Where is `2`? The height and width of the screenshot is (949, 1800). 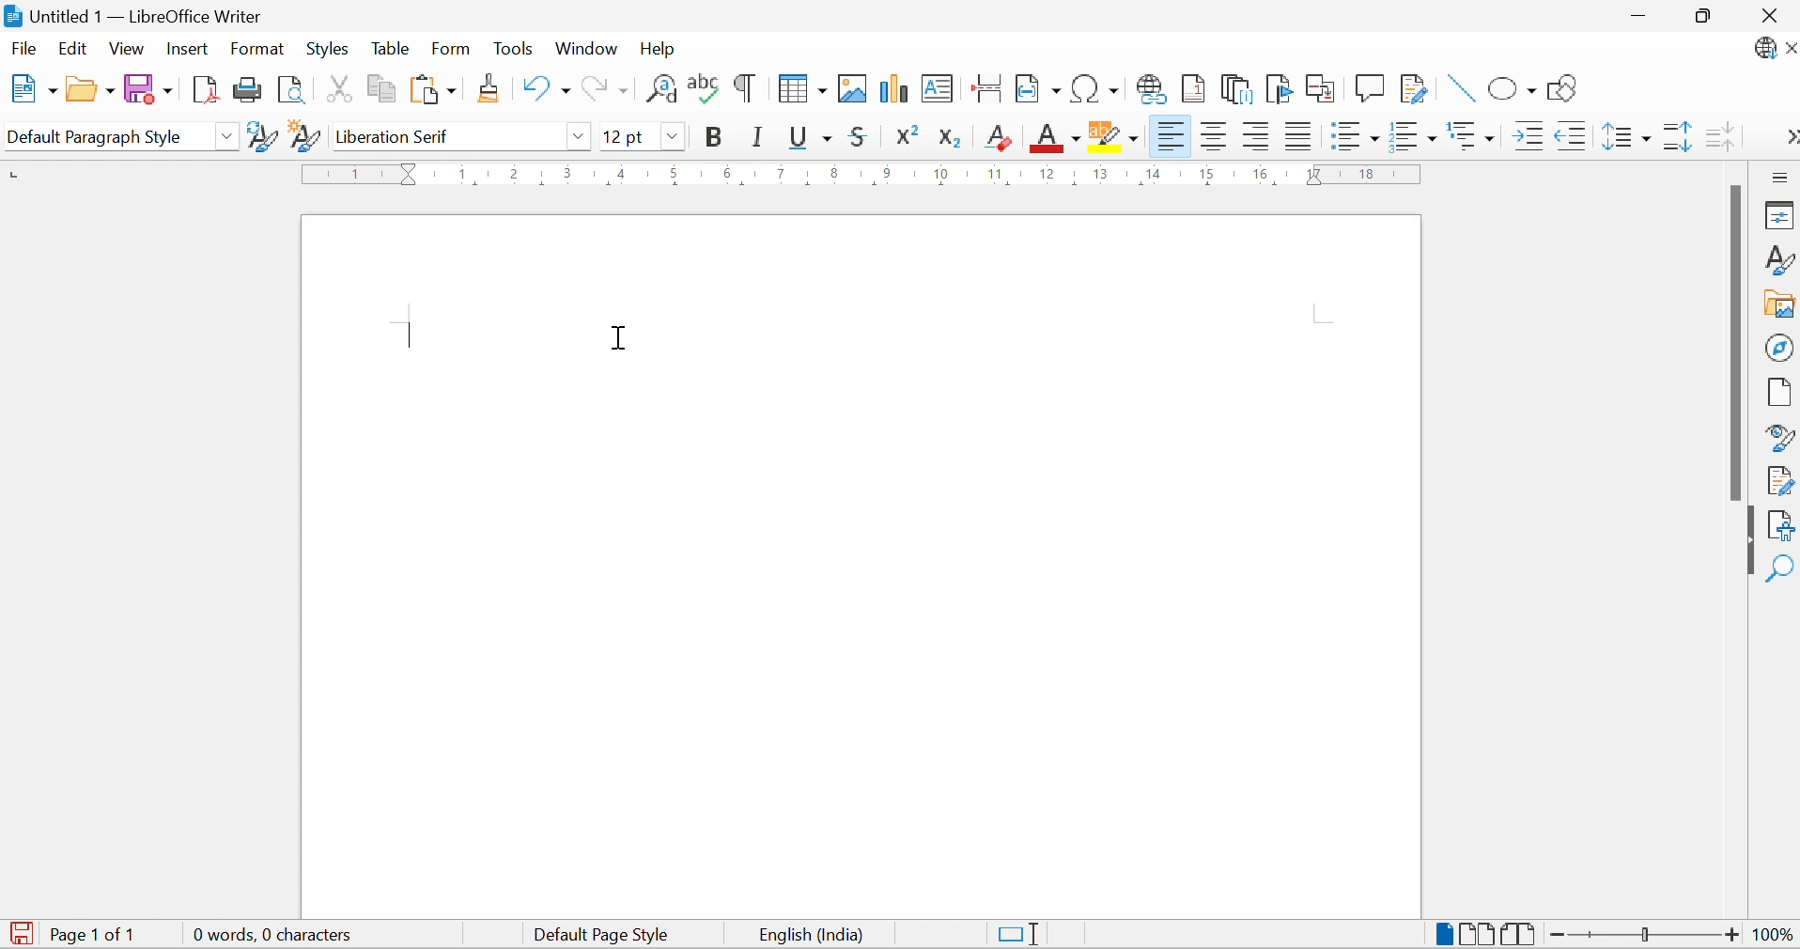
2 is located at coordinates (516, 171).